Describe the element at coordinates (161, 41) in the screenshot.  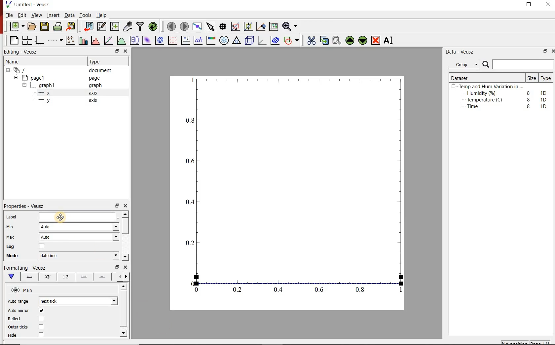
I see `plot a 2d dataset as contours` at that location.